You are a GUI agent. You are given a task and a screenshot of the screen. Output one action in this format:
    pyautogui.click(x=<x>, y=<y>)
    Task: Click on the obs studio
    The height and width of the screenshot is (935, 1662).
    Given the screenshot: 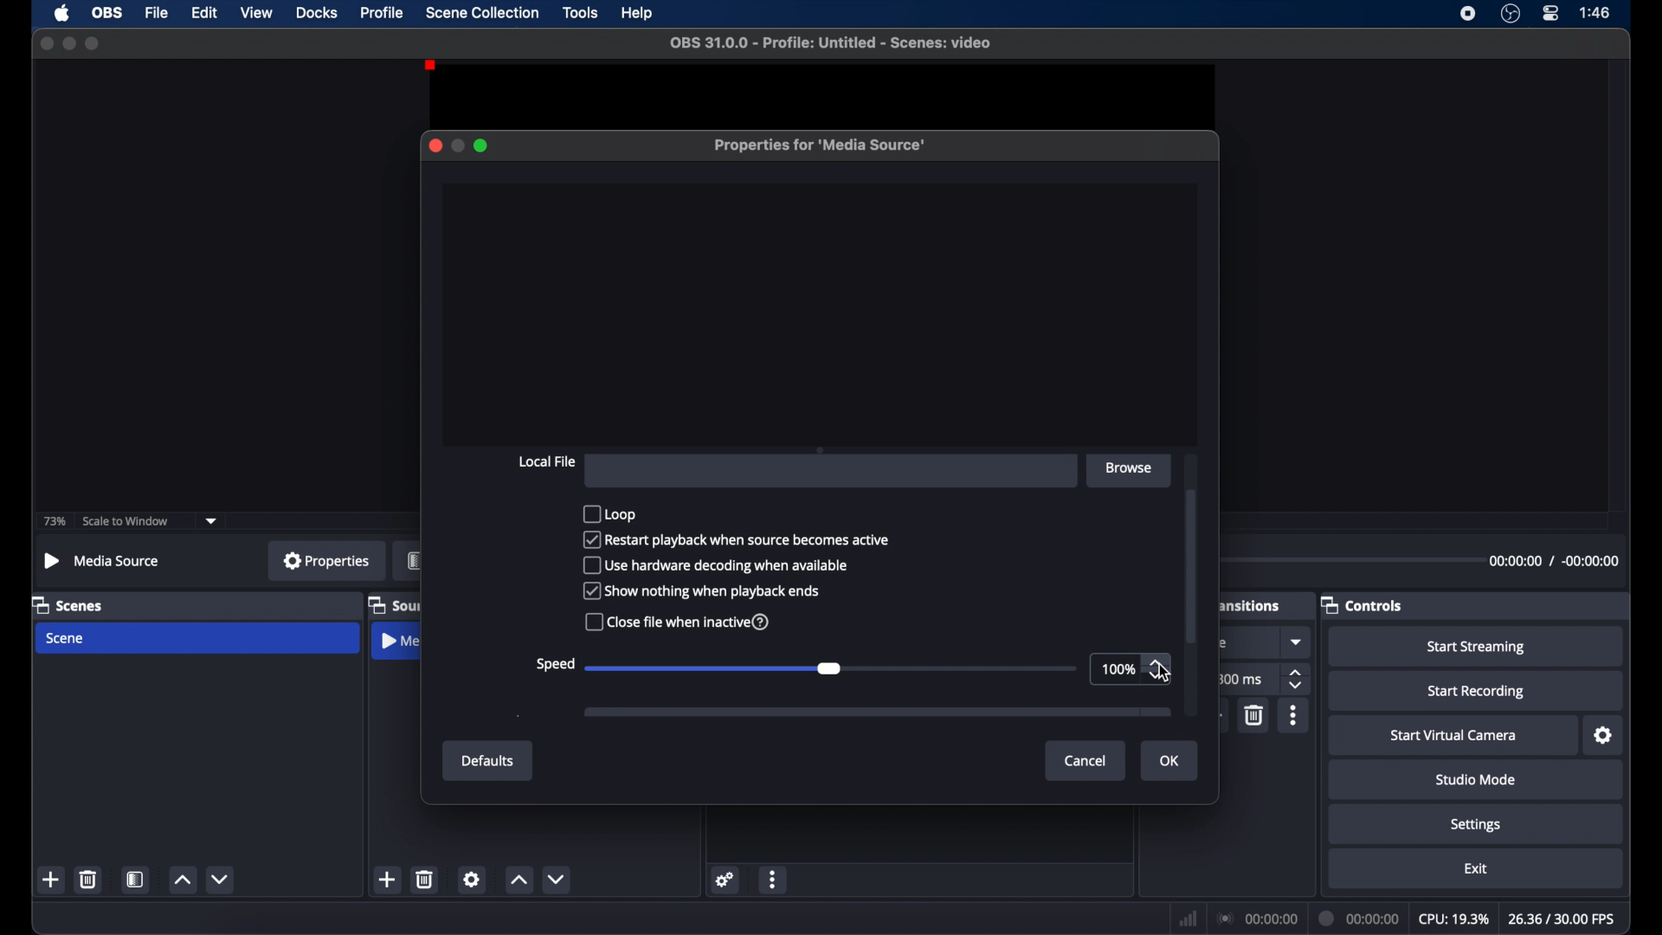 What is the action you would take?
    pyautogui.click(x=1511, y=13)
    